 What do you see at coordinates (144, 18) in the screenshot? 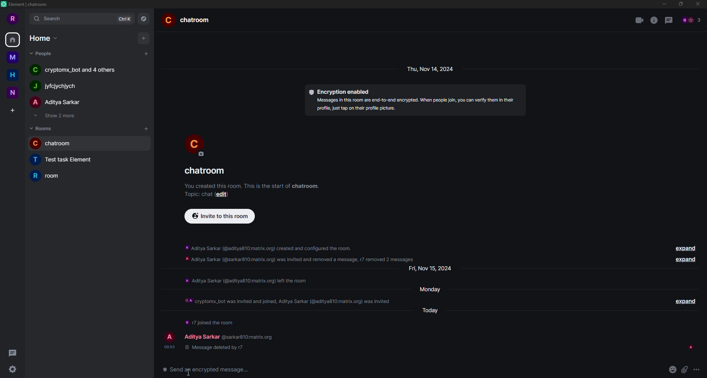
I see `navigator` at bounding box center [144, 18].